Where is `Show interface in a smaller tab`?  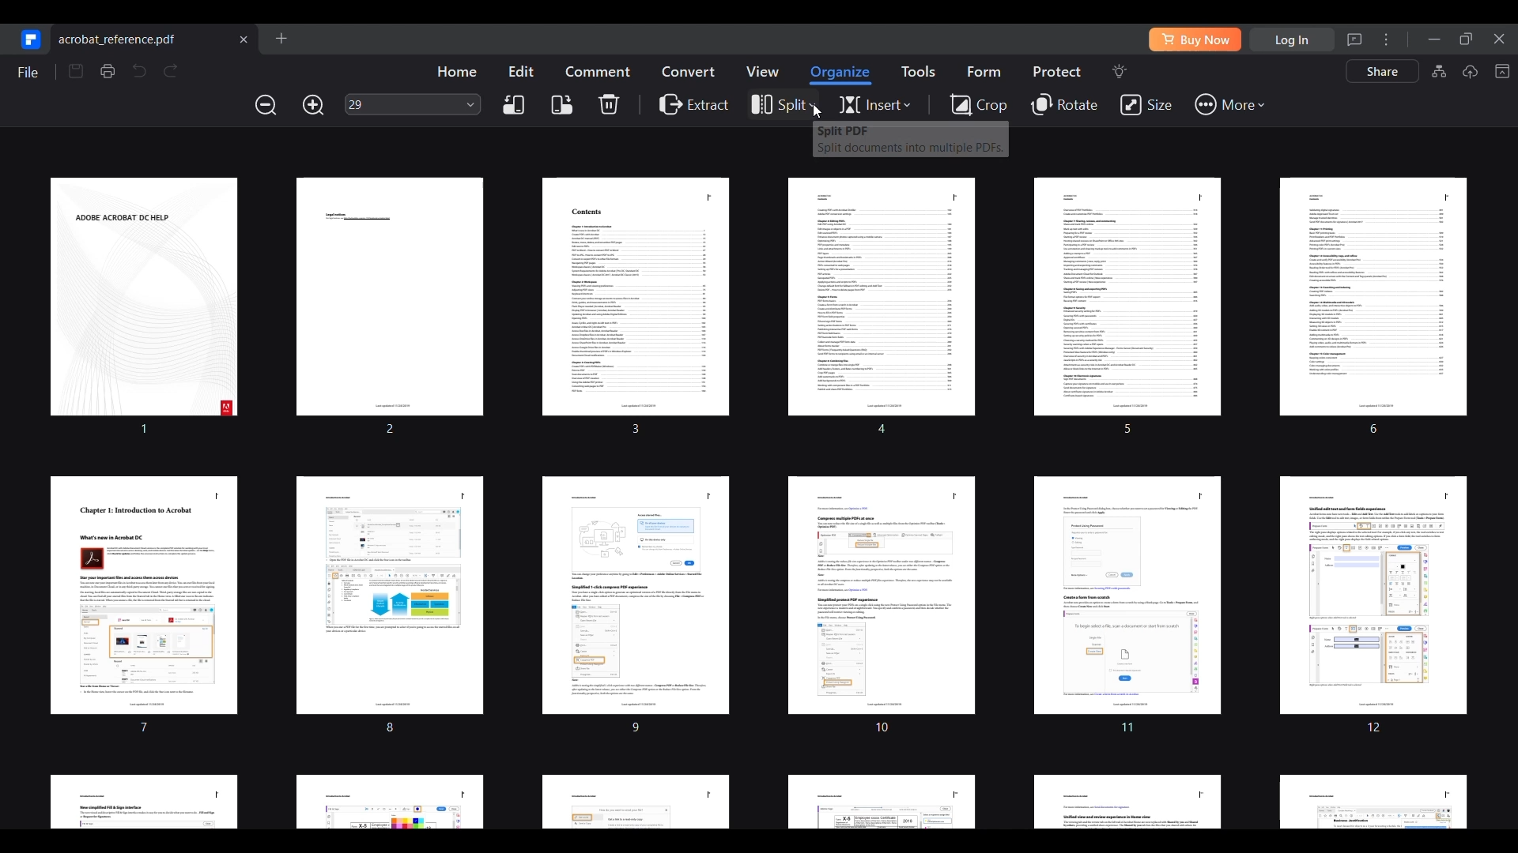 Show interface in a smaller tab is located at coordinates (1466, 39).